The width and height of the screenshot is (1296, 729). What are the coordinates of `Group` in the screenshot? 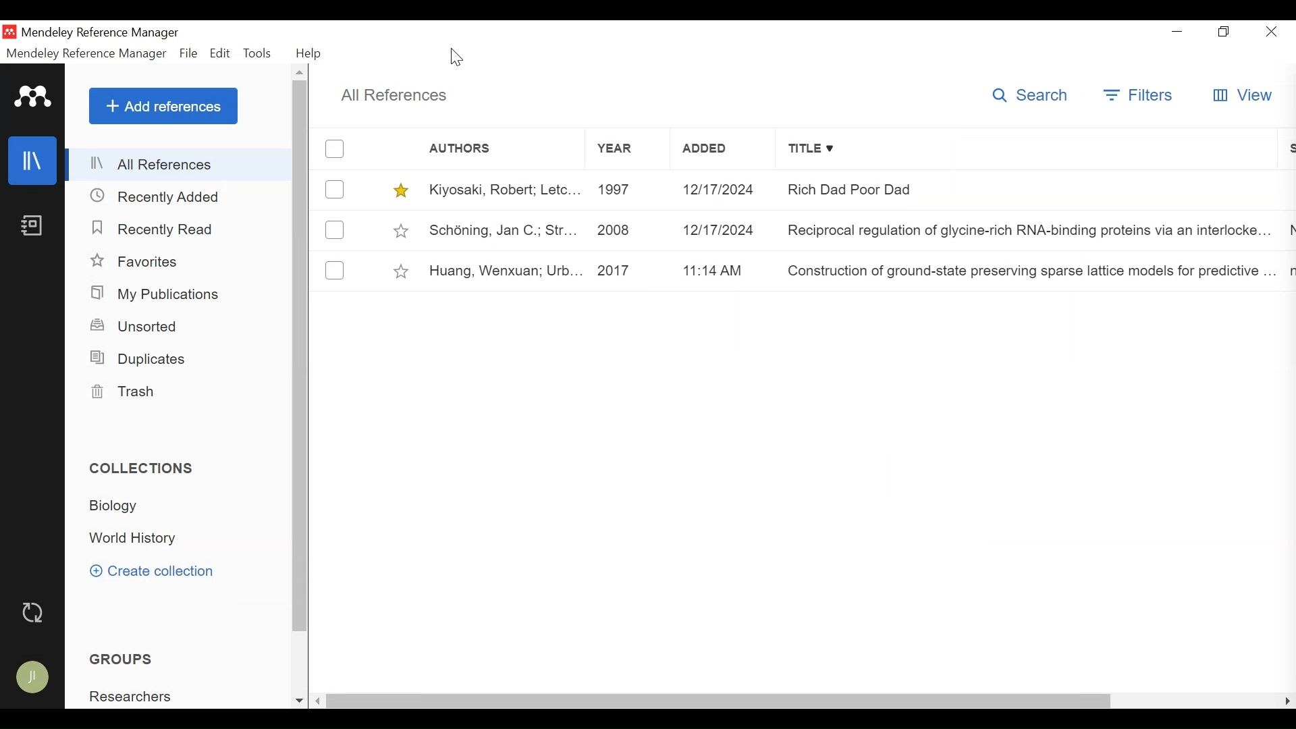 It's located at (133, 695).